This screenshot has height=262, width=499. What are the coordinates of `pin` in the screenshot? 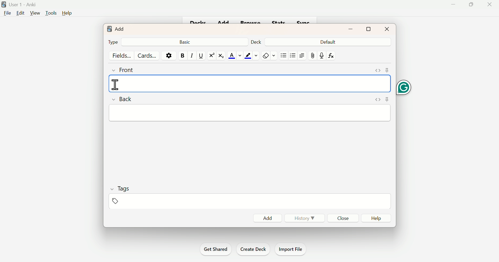 It's located at (312, 55).